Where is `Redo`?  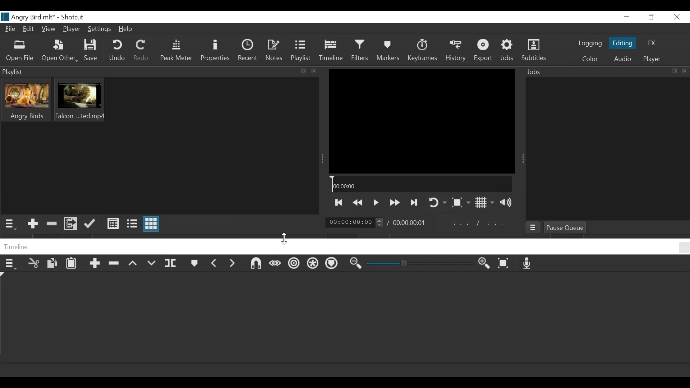 Redo is located at coordinates (142, 51).